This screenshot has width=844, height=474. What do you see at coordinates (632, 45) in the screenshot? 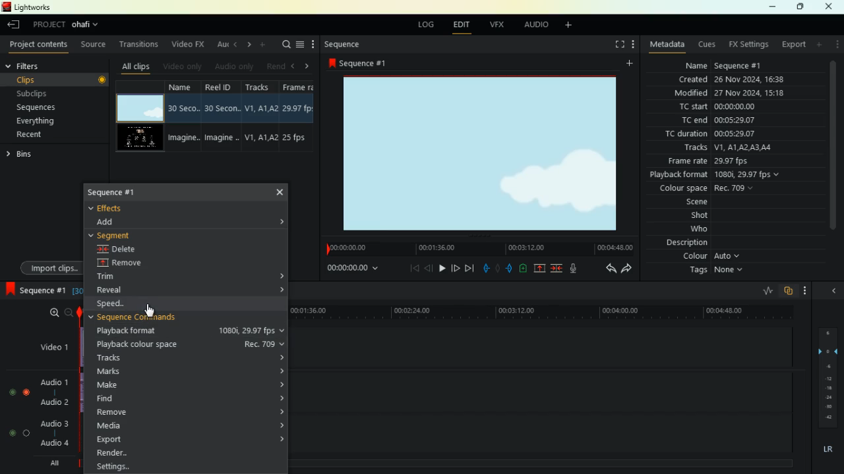
I see `more` at bounding box center [632, 45].